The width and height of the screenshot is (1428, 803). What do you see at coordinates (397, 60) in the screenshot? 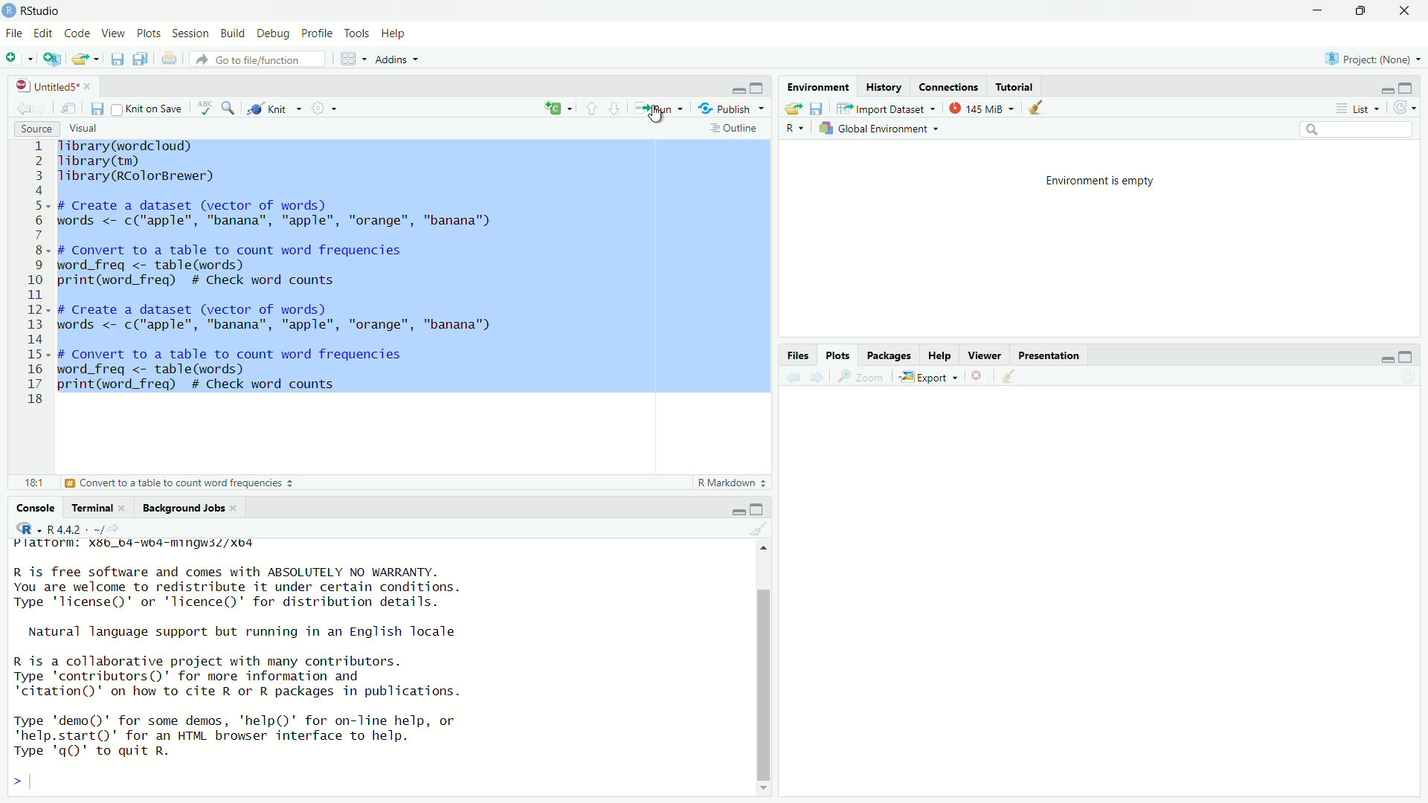
I see `Addins` at bounding box center [397, 60].